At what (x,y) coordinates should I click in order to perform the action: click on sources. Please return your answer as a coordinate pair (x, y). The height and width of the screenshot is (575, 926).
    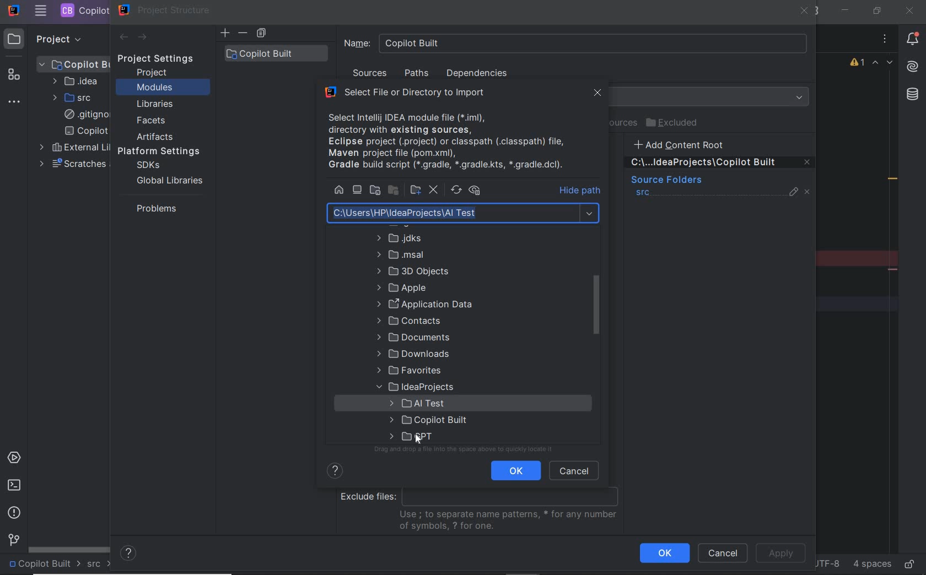
    Looking at the image, I should click on (371, 75).